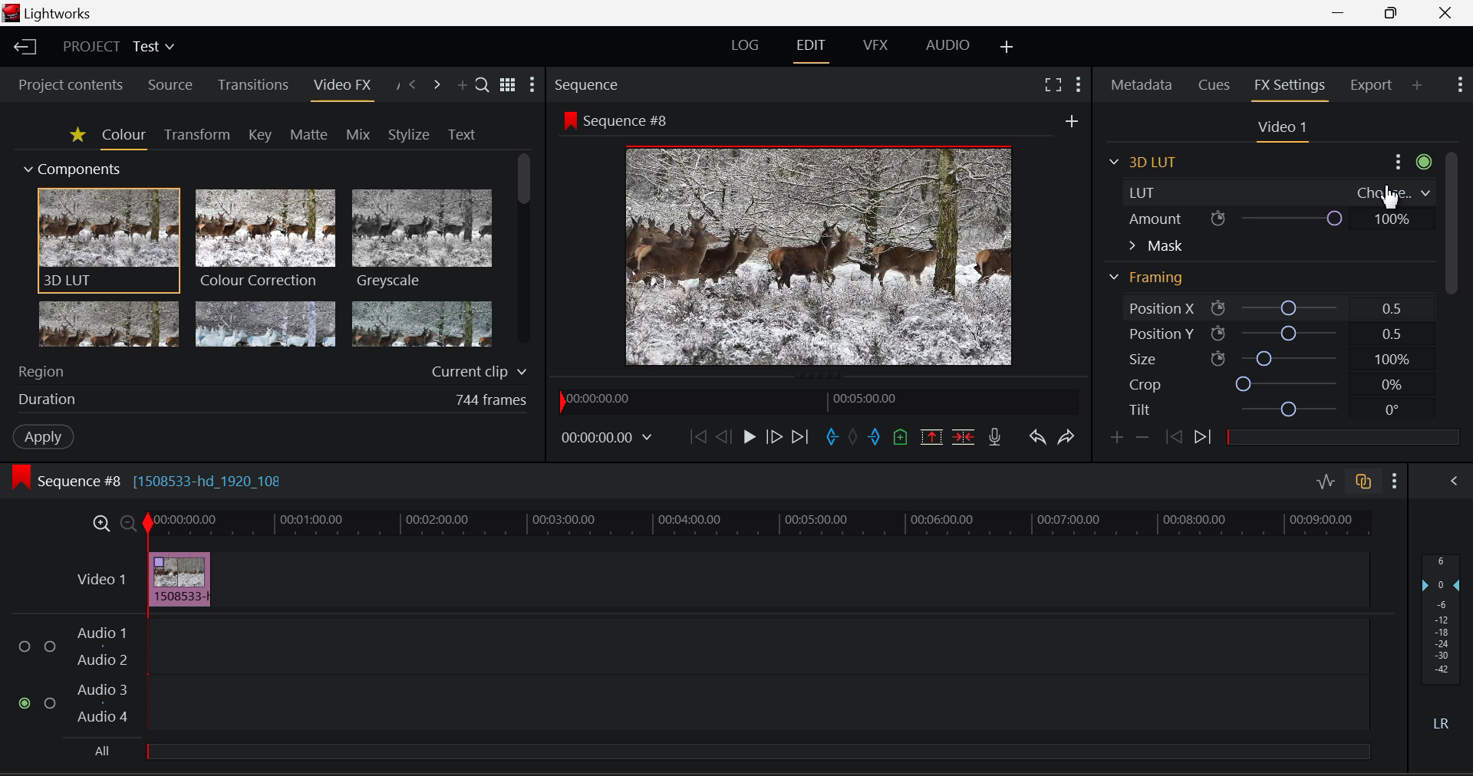 The width and height of the screenshot is (1473, 776). Describe the element at coordinates (1140, 84) in the screenshot. I see `Metadata` at that location.